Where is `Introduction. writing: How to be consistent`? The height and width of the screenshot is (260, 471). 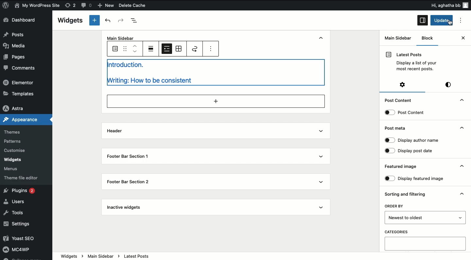
Introduction. writing: How to be consistent is located at coordinates (206, 72).